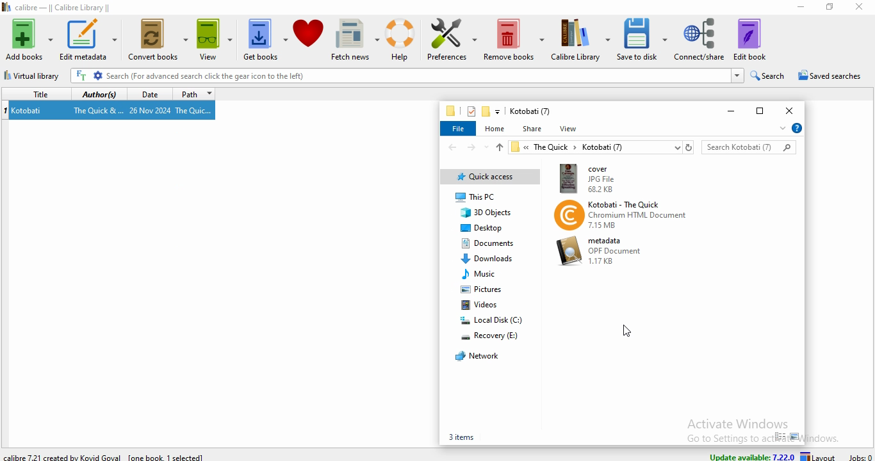 The height and width of the screenshot is (461, 875). What do you see at coordinates (689, 147) in the screenshot?
I see `refresh` at bounding box center [689, 147].